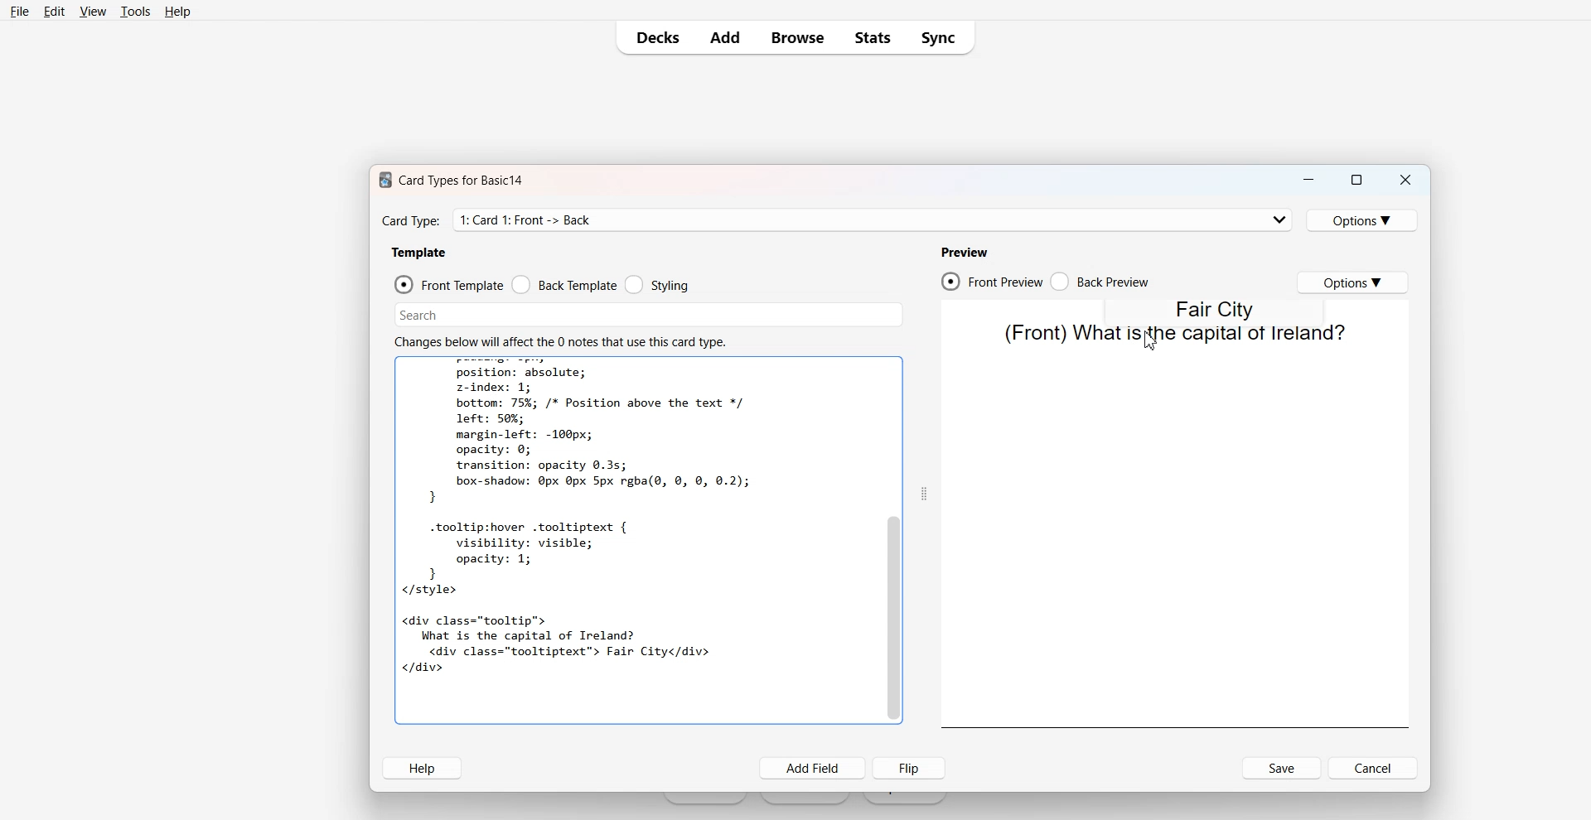 This screenshot has height=820, width=1591. I want to click on Import File, so click(905, 799).